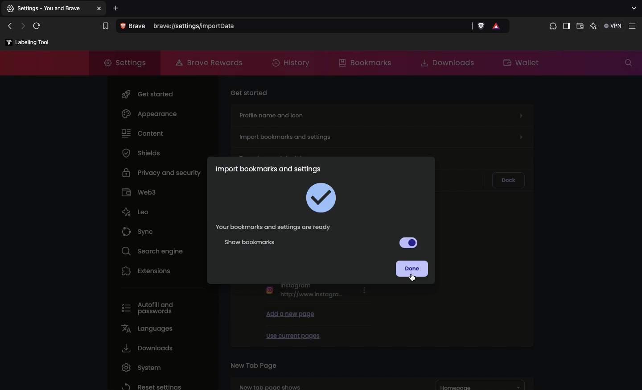 The height and width of the screenshot is (390, 642). I want to click on Wallet, so click(522, 62).